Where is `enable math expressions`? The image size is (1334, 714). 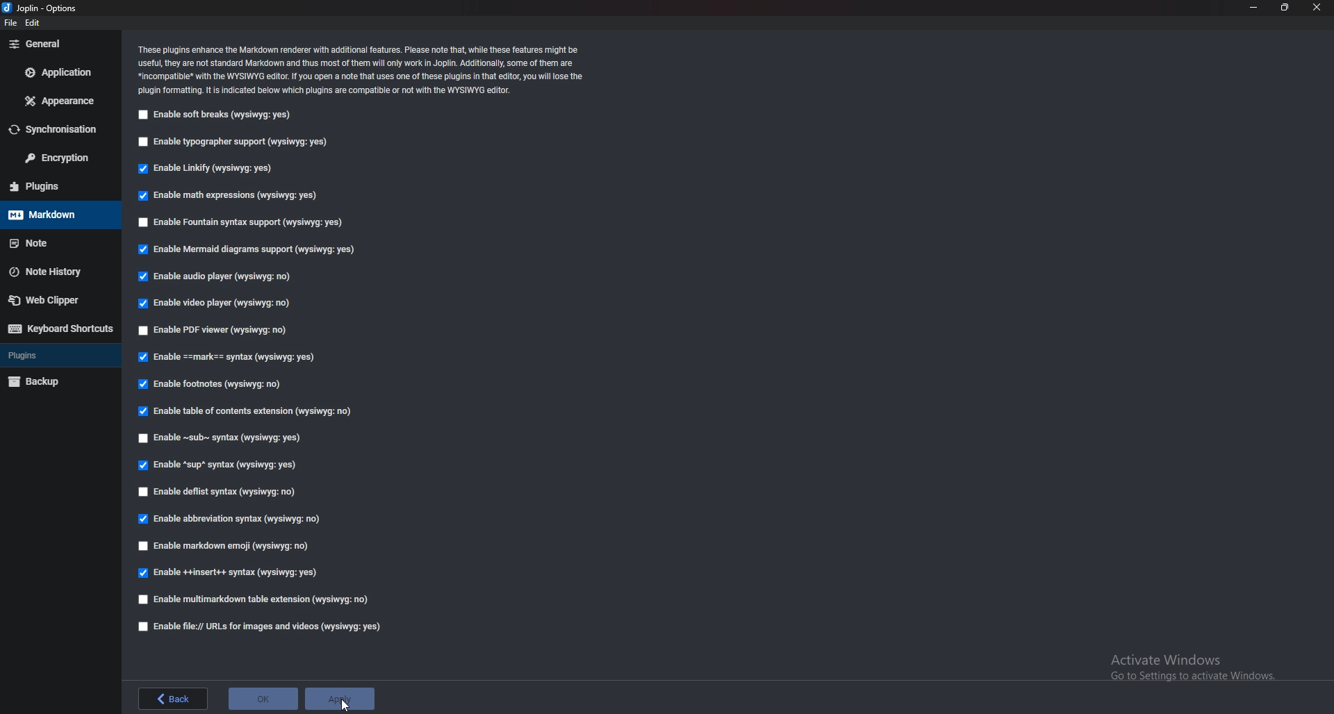
enable math expressions is located at coordinates (230, 197).